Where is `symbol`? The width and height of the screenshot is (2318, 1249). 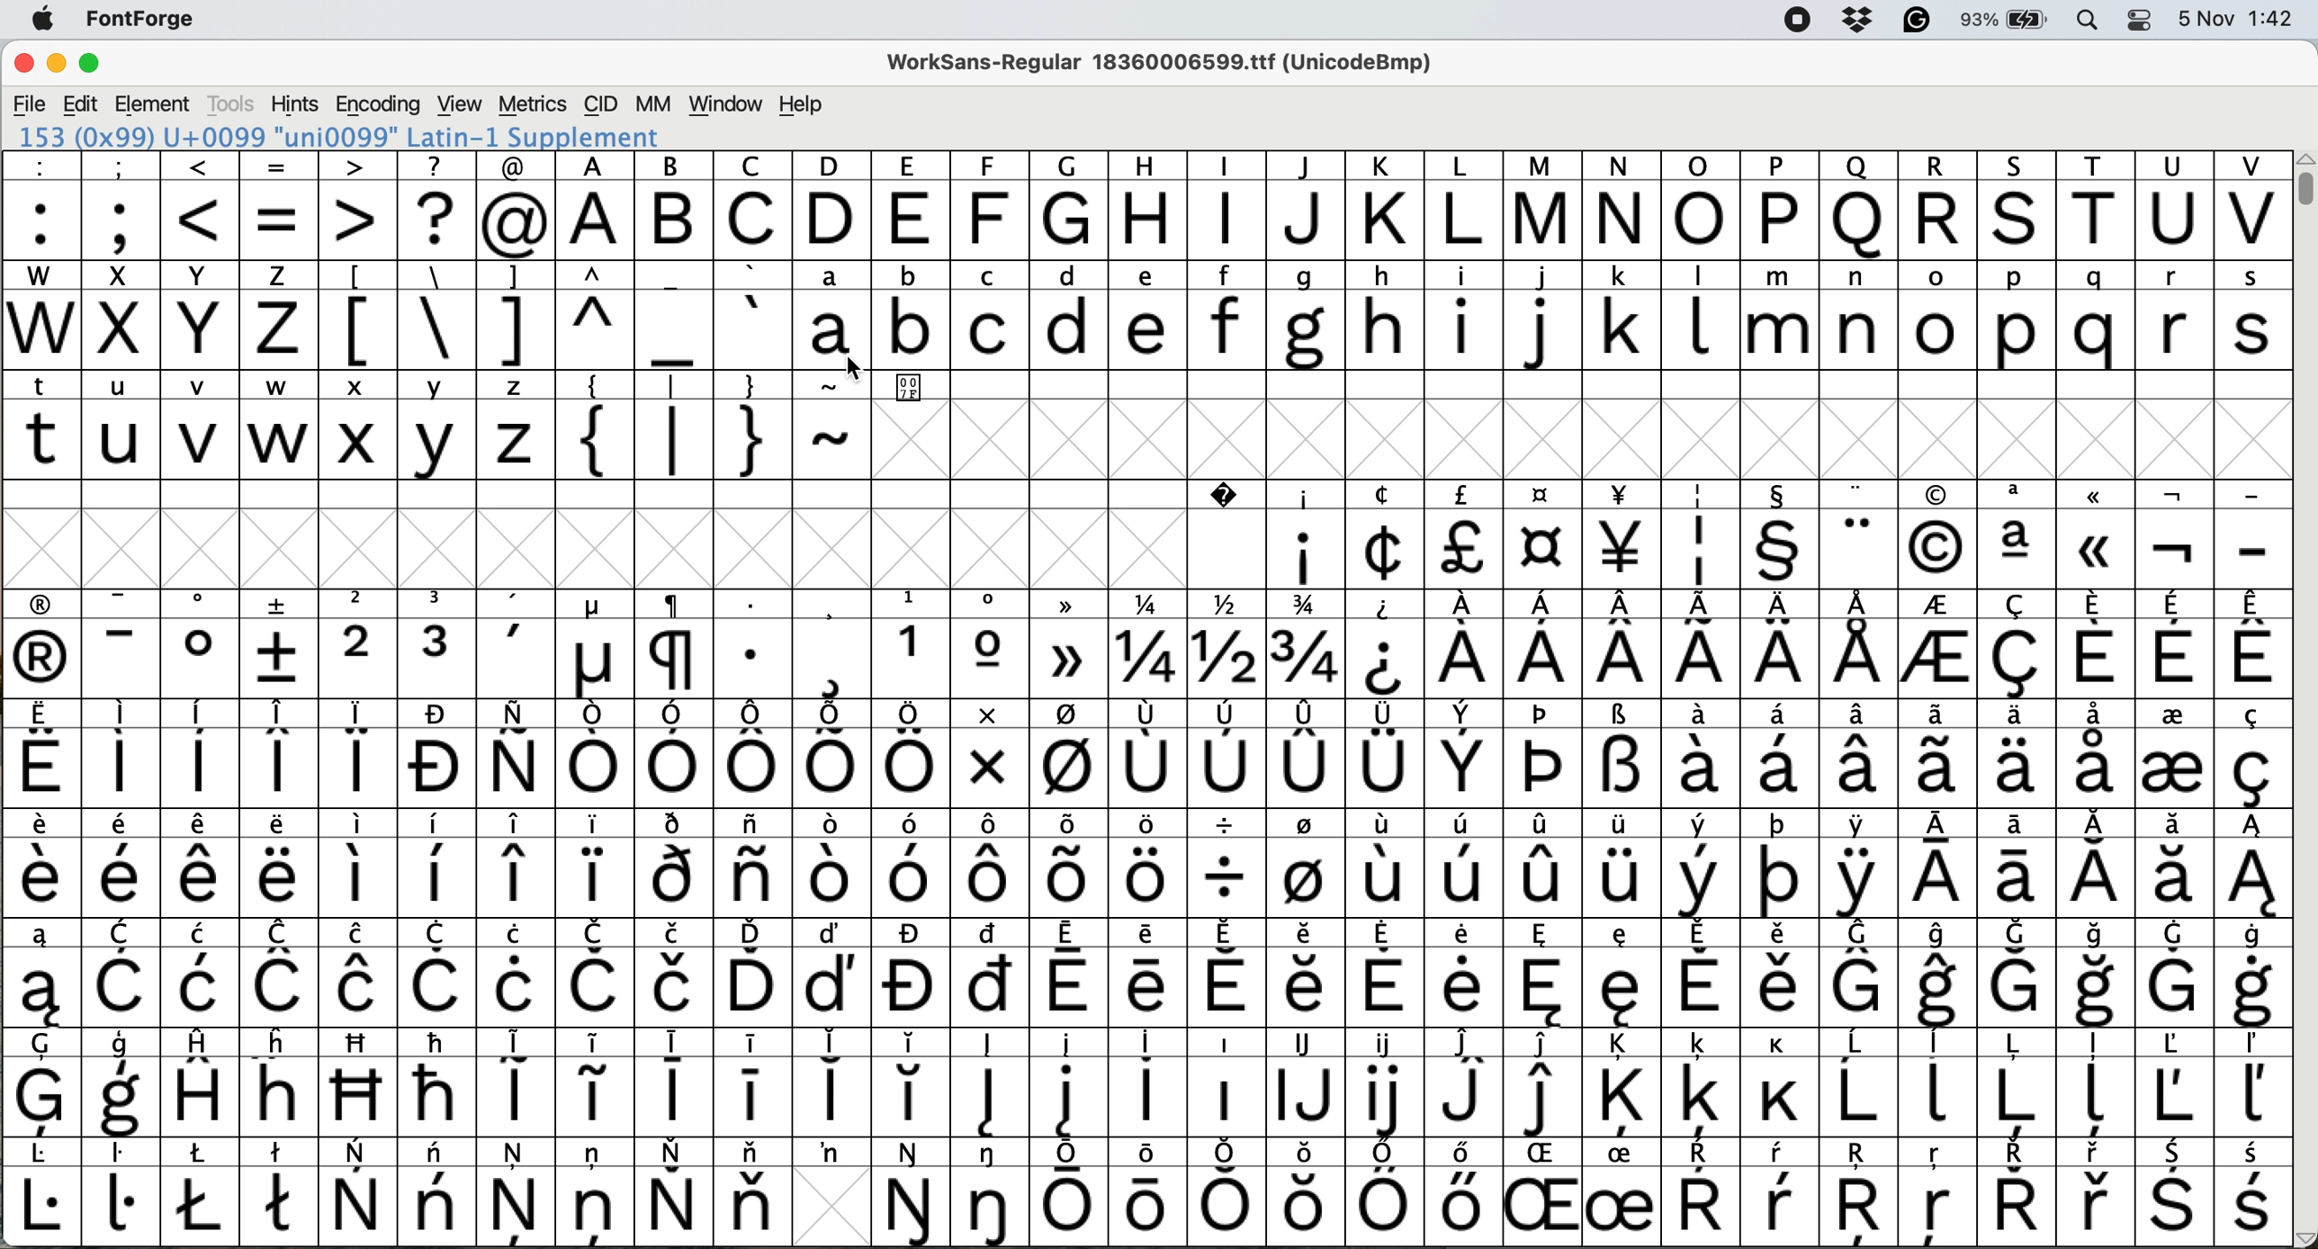
symbol is located at coordinates (592, 862).